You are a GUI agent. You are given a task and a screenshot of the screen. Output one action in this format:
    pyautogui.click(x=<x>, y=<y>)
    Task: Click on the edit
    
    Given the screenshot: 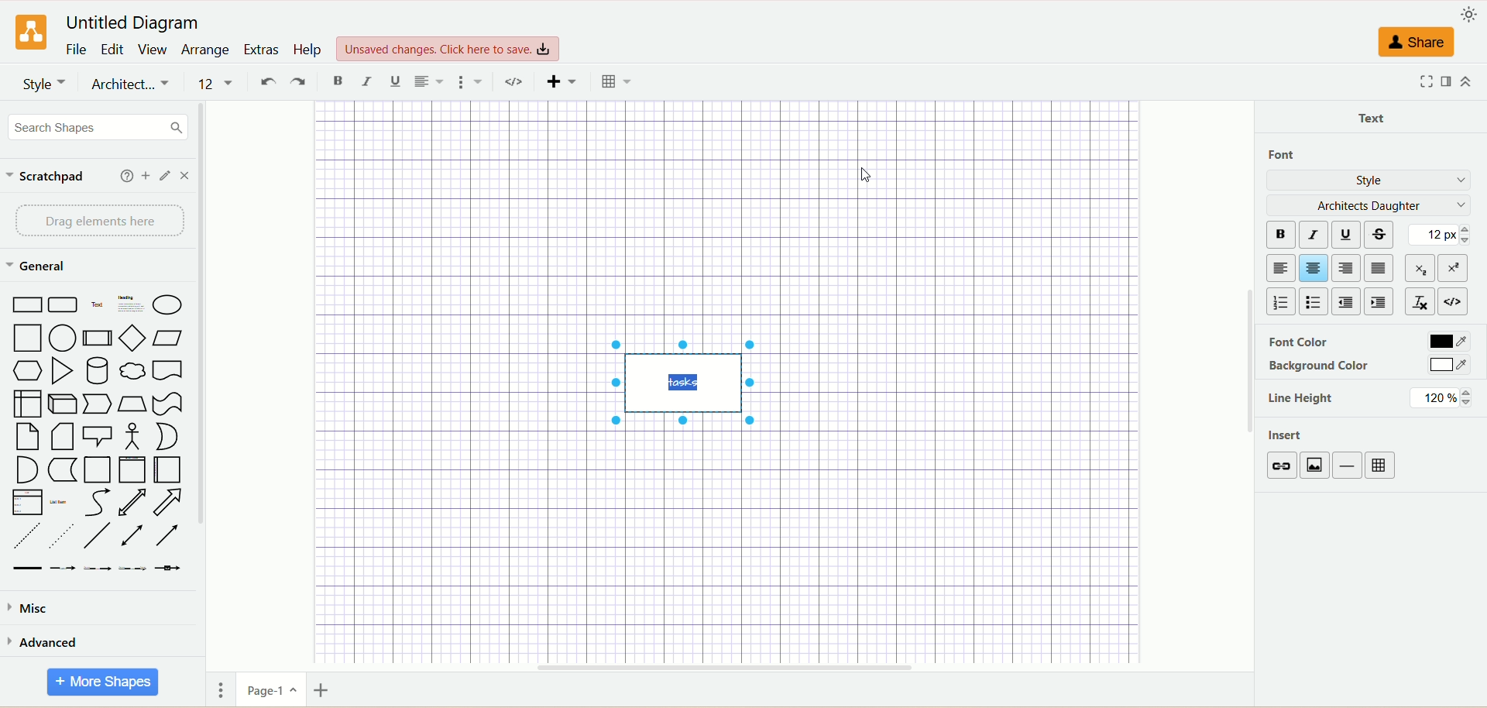 What is the action you would take?
    pyautogui.click(x=112, y=49)
    